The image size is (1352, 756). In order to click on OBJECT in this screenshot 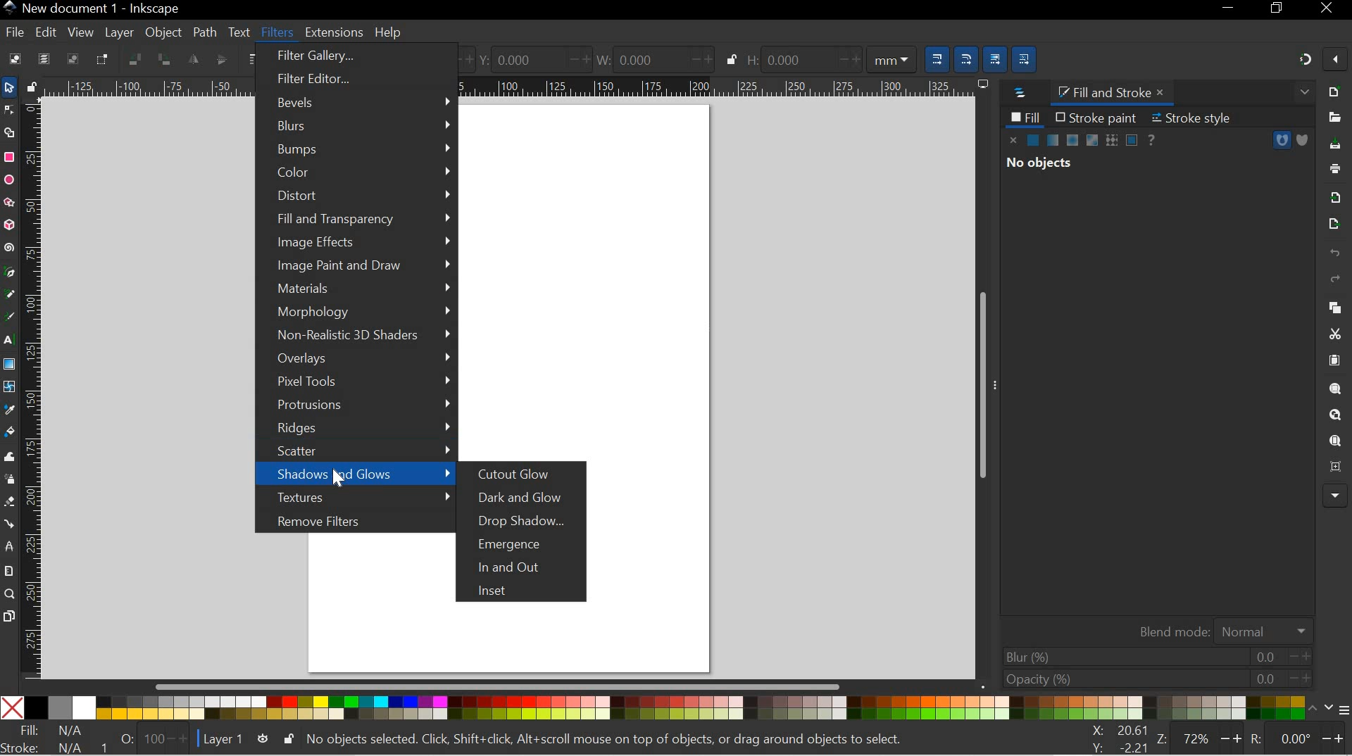, I will do `click(164, 34)`.